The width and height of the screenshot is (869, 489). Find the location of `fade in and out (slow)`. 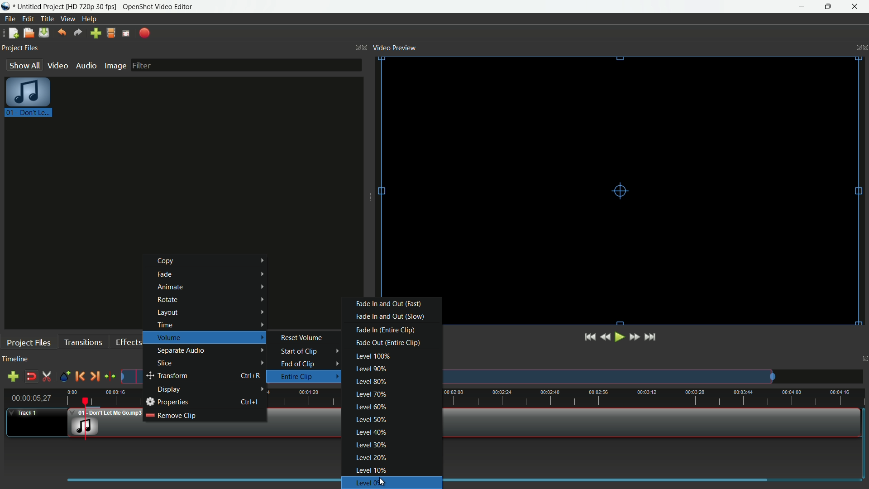

fade in and out (slow) is located at coordinates (390, 316).